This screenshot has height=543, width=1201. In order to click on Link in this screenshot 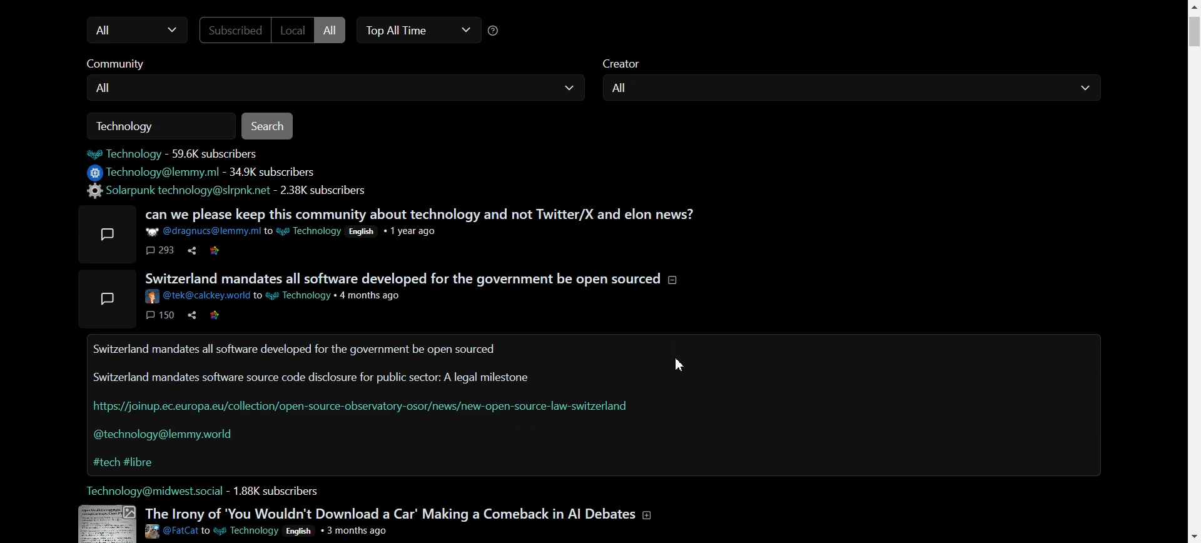, I will do `click(217, 315)`.